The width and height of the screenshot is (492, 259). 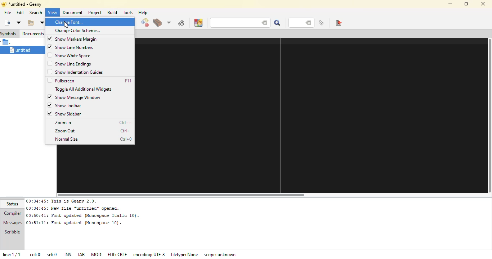 What do you see at coordinates (68, 254) in the screenshot?
I see `ins` at bounding box center [68, 254].